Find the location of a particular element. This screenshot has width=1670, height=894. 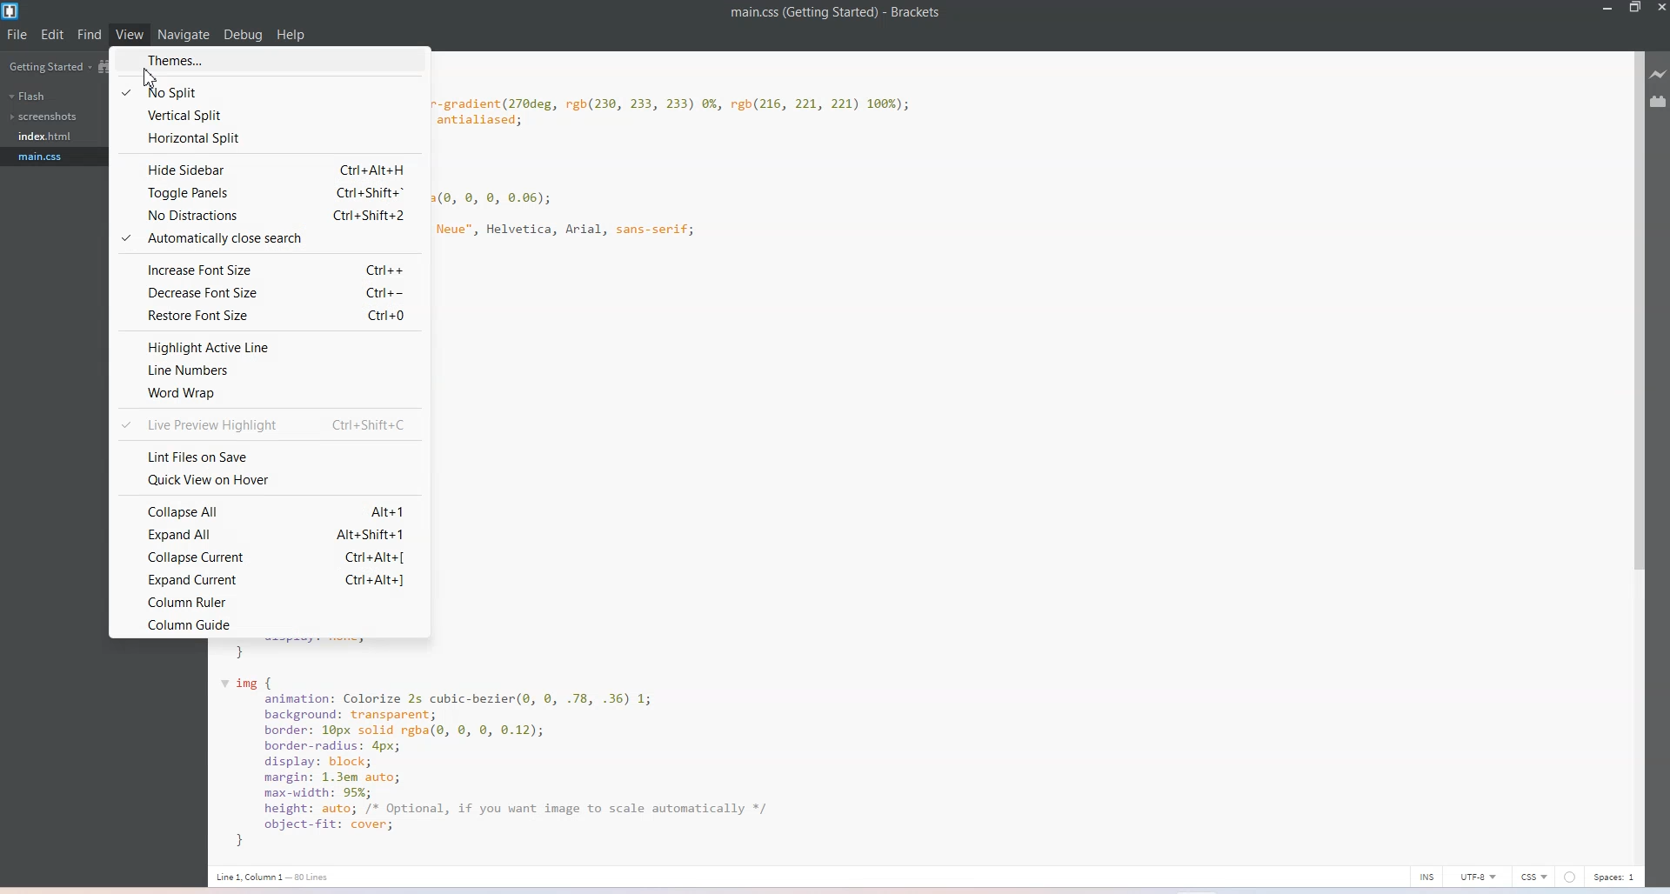

Decrease font size is located at coordinates (270, 293).